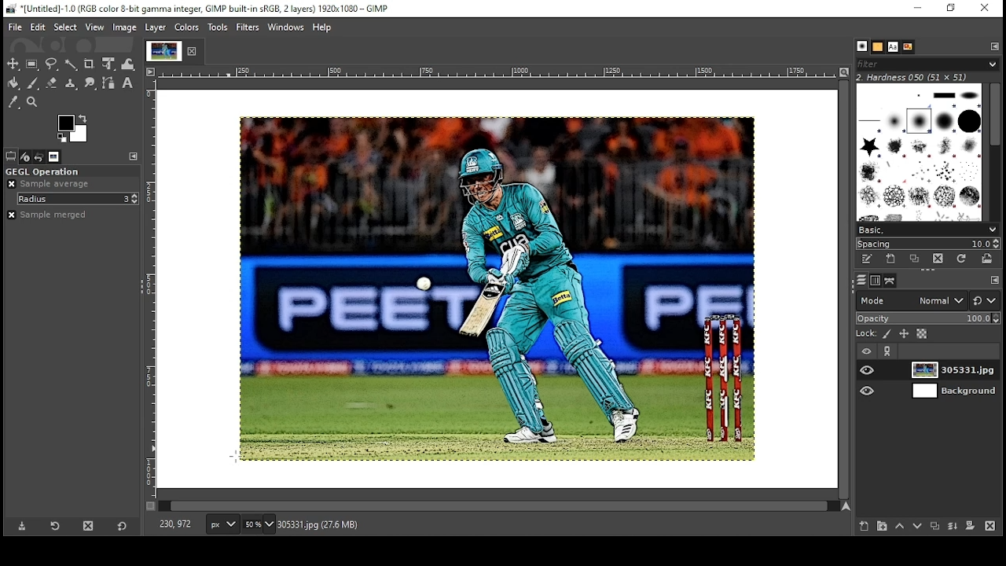 Image resolution: width=1006 pixels, height=566 pixels. I want to click on create a new brush, so click(891, 259).